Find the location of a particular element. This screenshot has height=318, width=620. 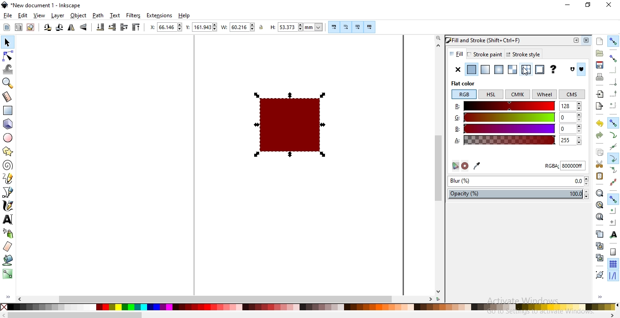

color is located at coordinates (308, 307).